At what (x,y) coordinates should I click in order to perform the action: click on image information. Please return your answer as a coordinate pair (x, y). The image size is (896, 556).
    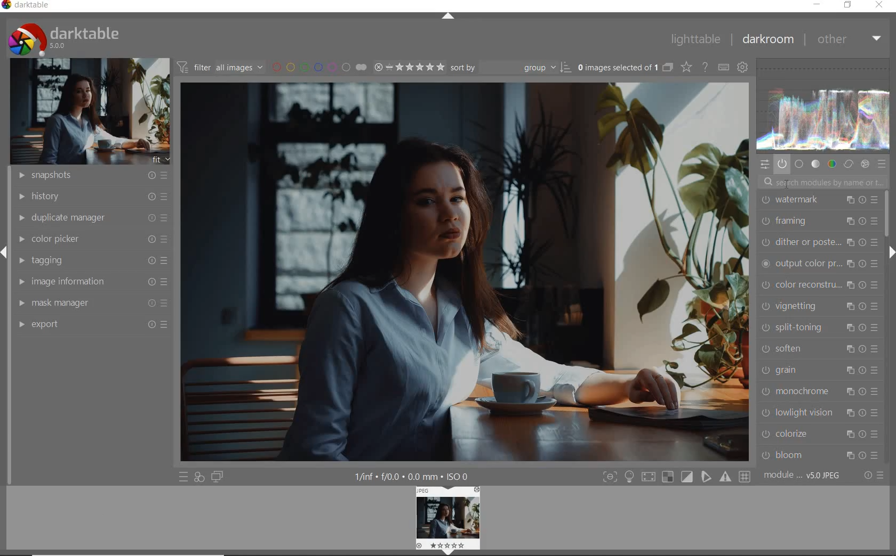
    Looking at the image, I should click on (92, 282).